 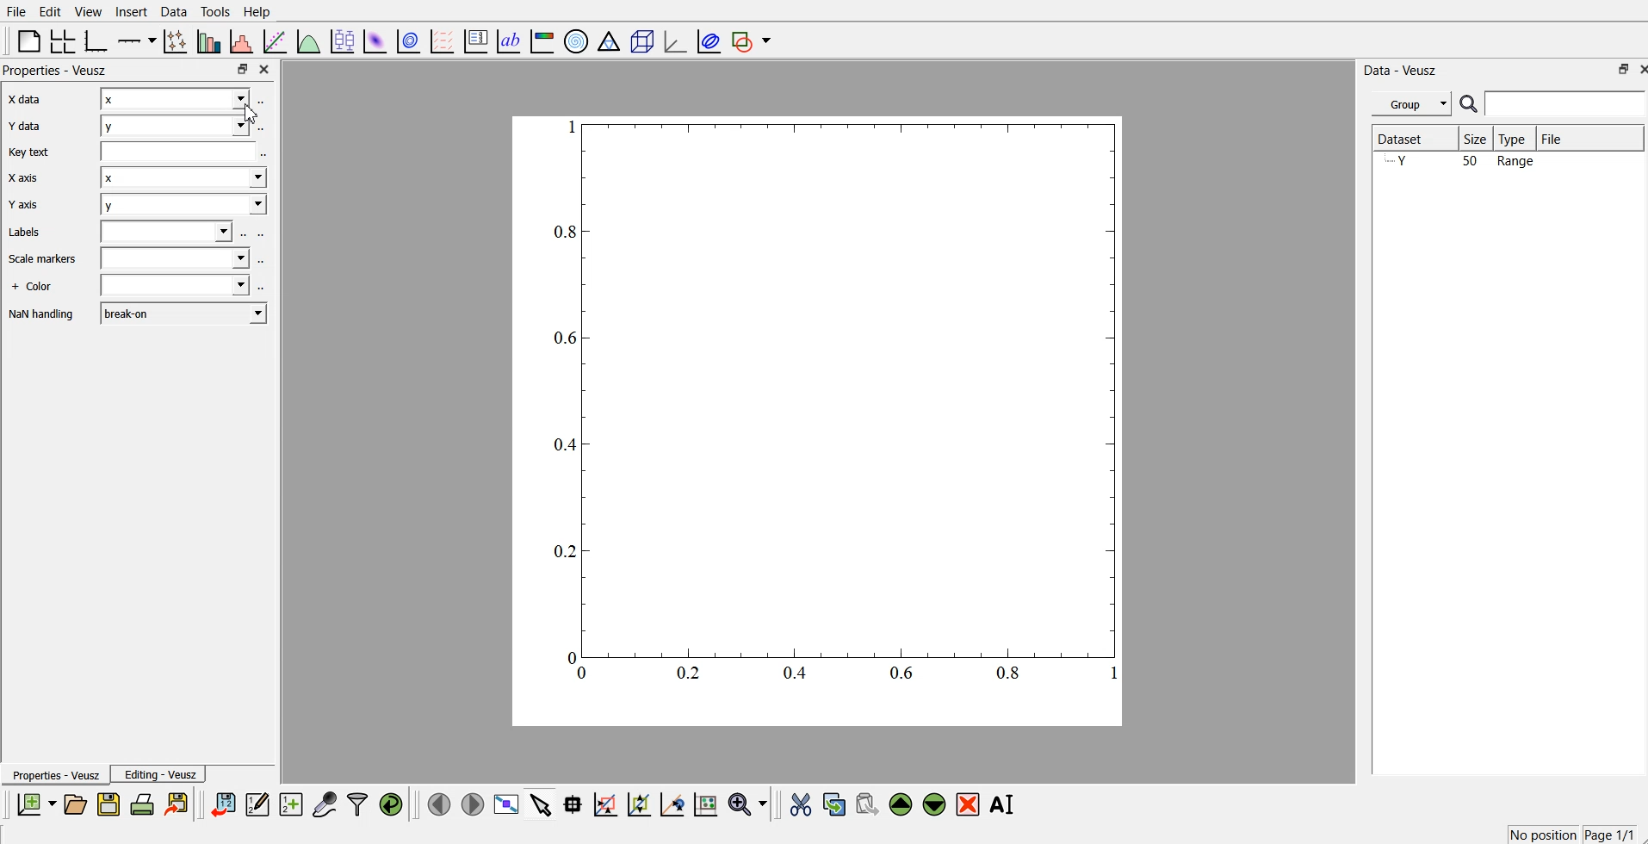 What do you see at coordinates (169, 233) in the screenshot?
I see `Labels field` at bounding box center [169, 233].